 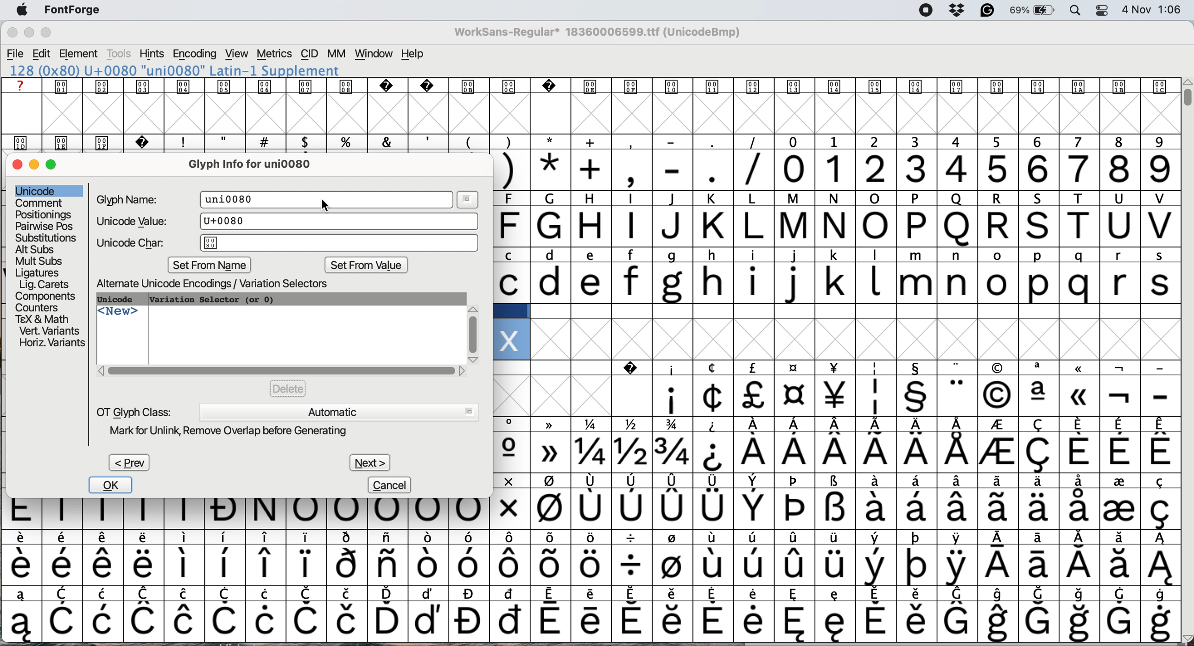 What do you see at coordinates (235, 54) in the screenshot?
I see `view` at bounding box center [235, 54].